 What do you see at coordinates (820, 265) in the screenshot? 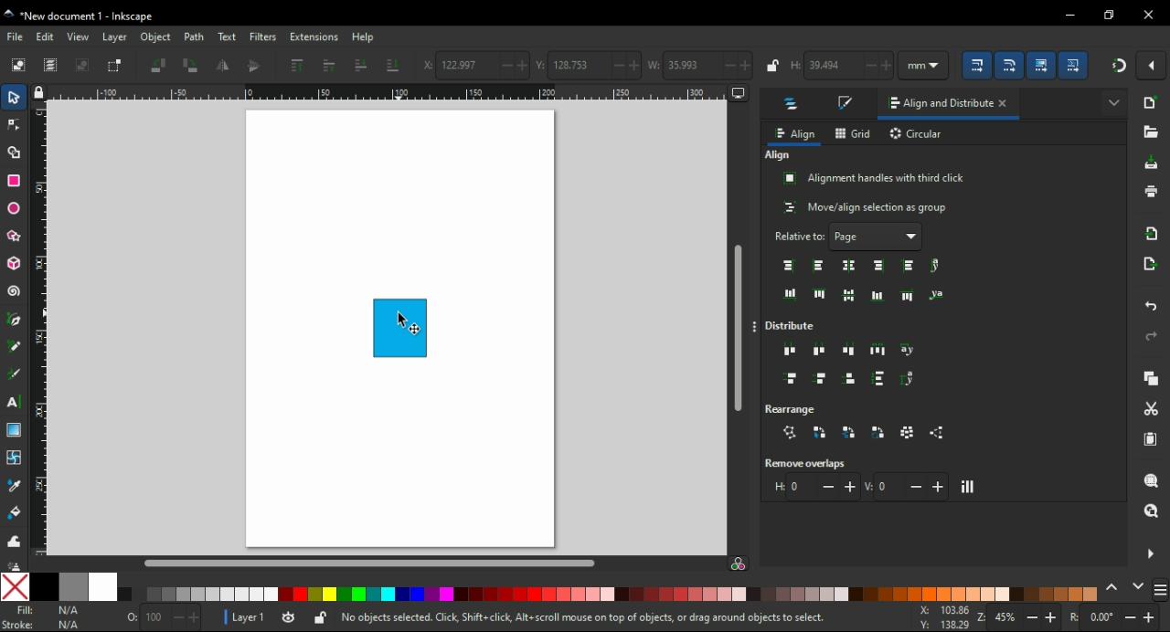
I see `align left edges` at bounding box center [820, 265].